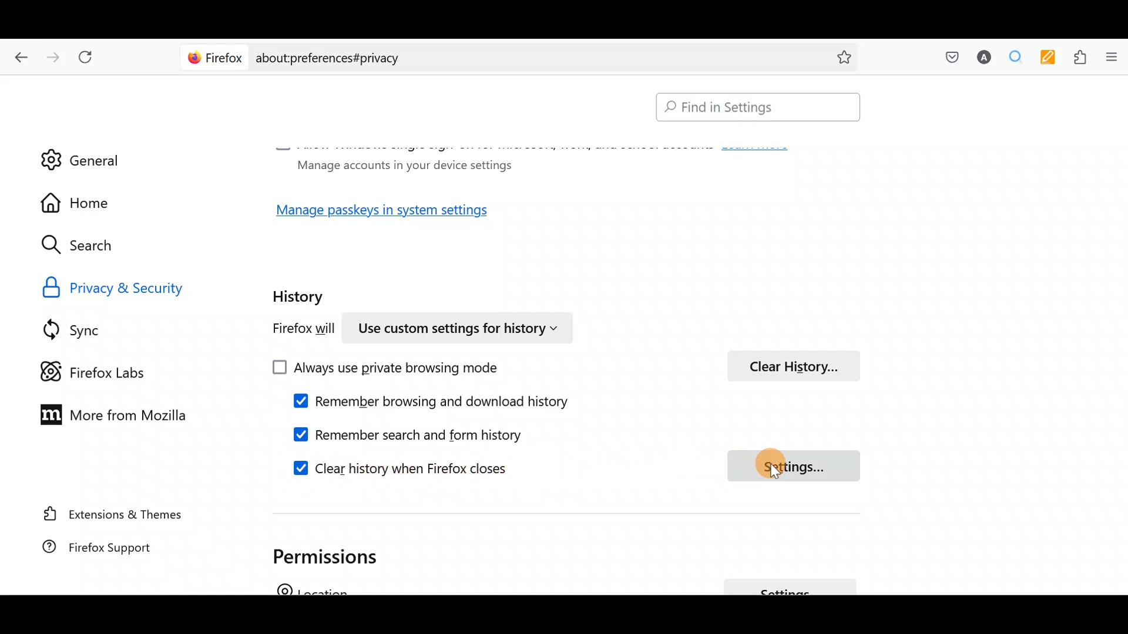 The width and height of the screenshot is (1128, 634). I want to click on Extensions, so click(1077, 58).